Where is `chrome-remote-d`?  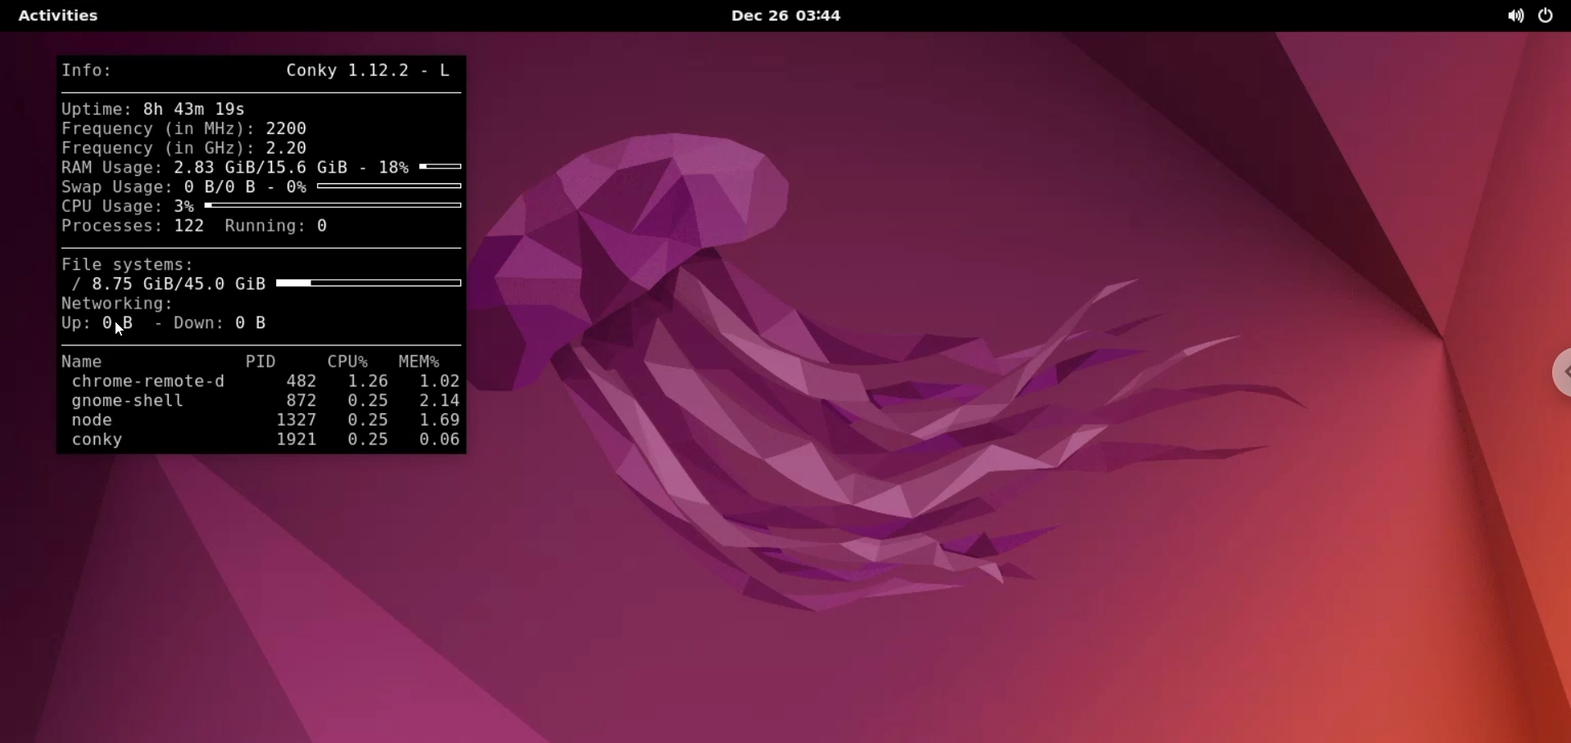 chrome-remote-d is located at coordinates (154, 383).